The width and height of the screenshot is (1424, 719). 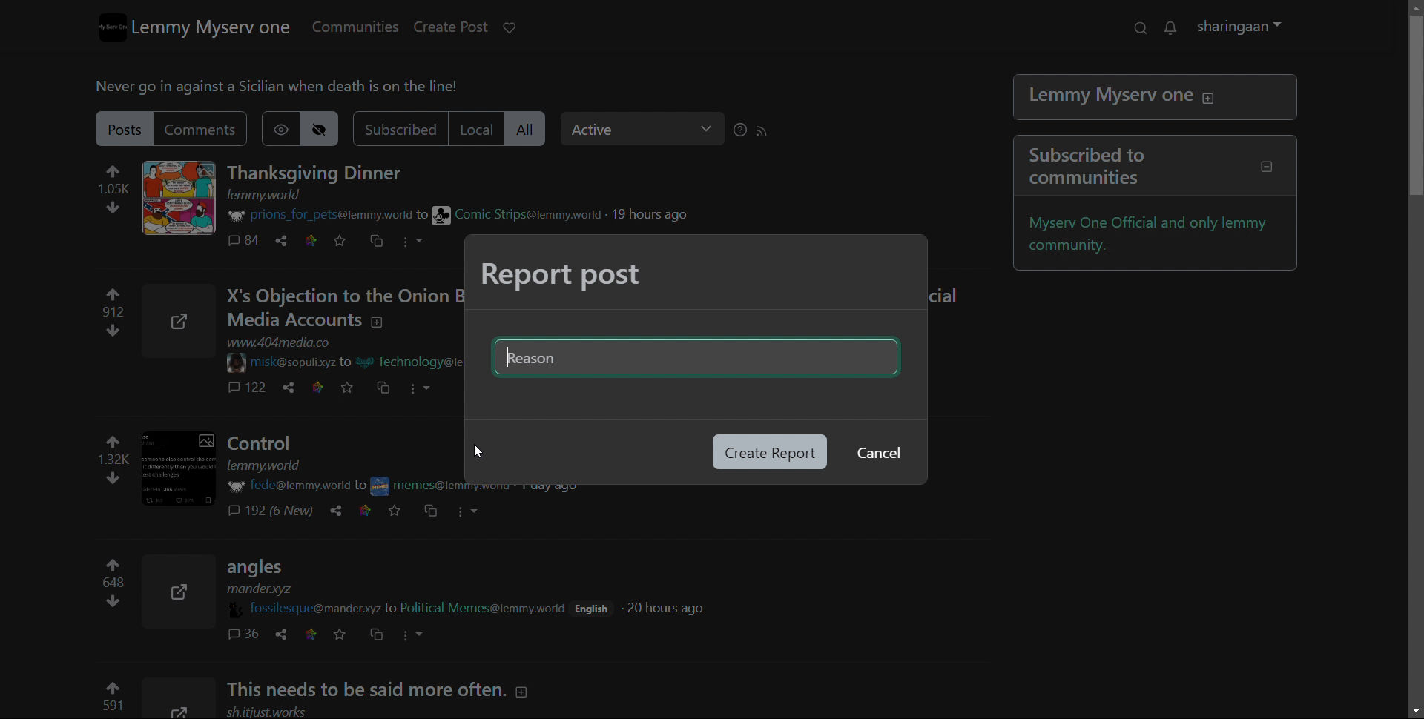 What do you see at coordinates (369, 509) in the screenshot?
I see `link` at bounding box center [369, 509].